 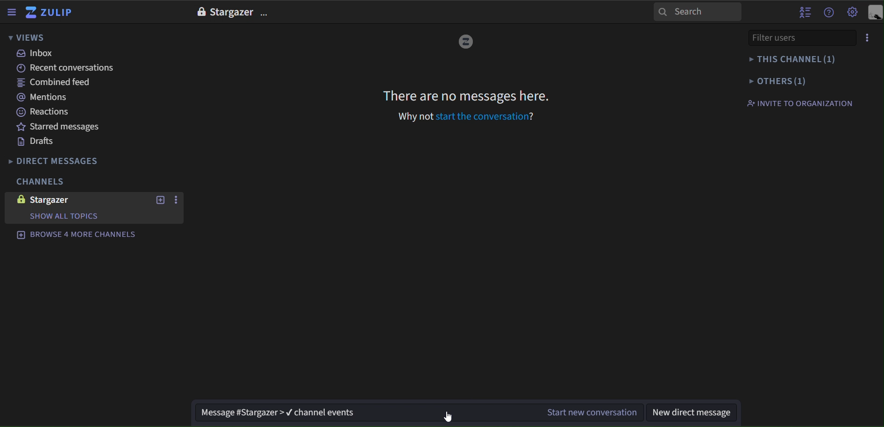 What do you see at coordinates (853, 13) in the screenshot?
I see `settings` at bounding box center [853, 13].